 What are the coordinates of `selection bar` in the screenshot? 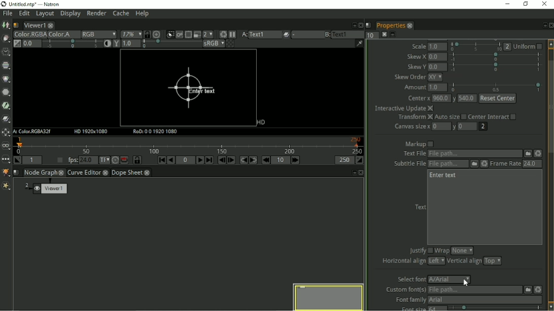 It's located at (496, 67).